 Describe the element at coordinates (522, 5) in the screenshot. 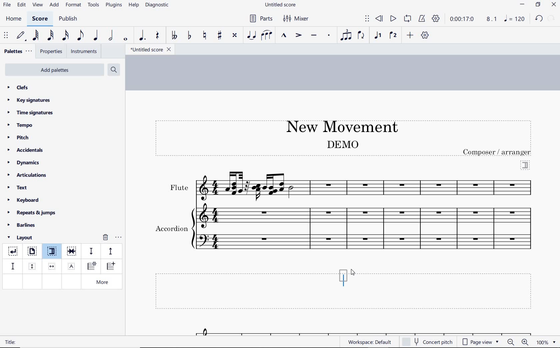

I see `minimize` at that location.